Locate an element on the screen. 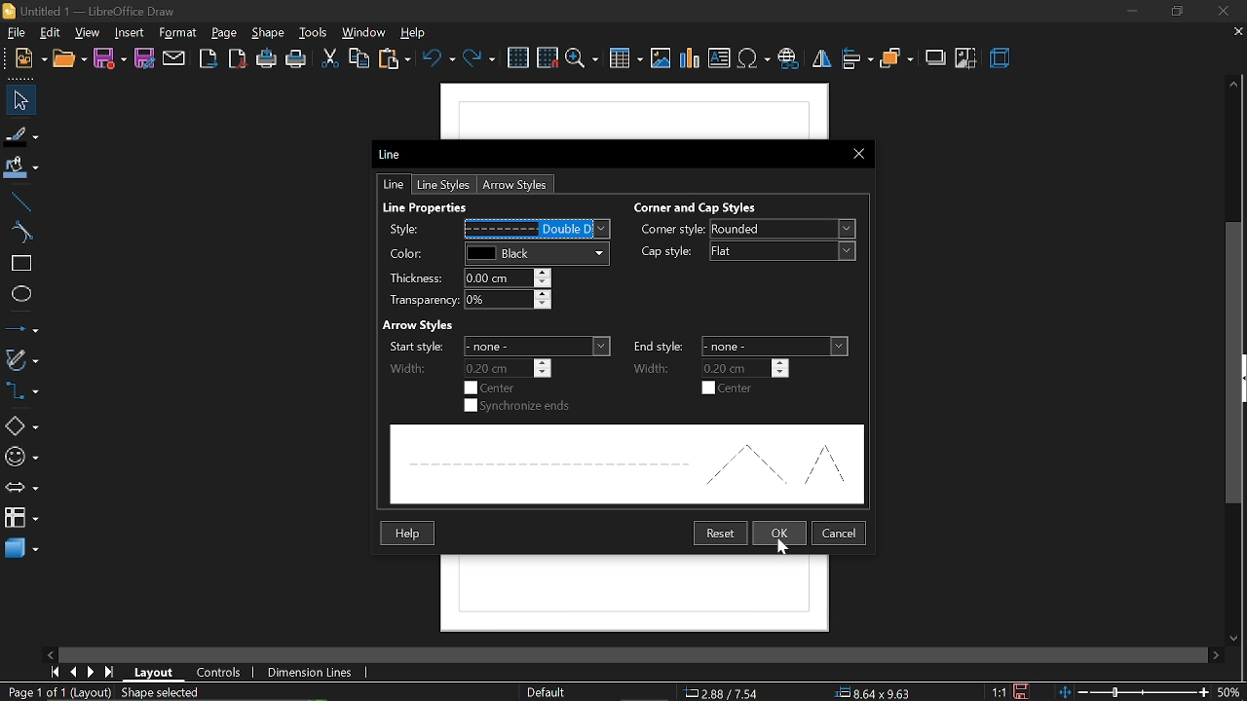  previous page is located at coordinates (75, 673).